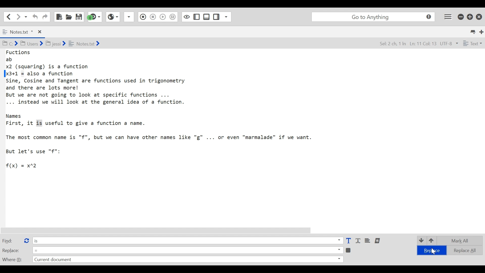  I want to click on Show/Hide Bottom Pane, so click(197, 17).